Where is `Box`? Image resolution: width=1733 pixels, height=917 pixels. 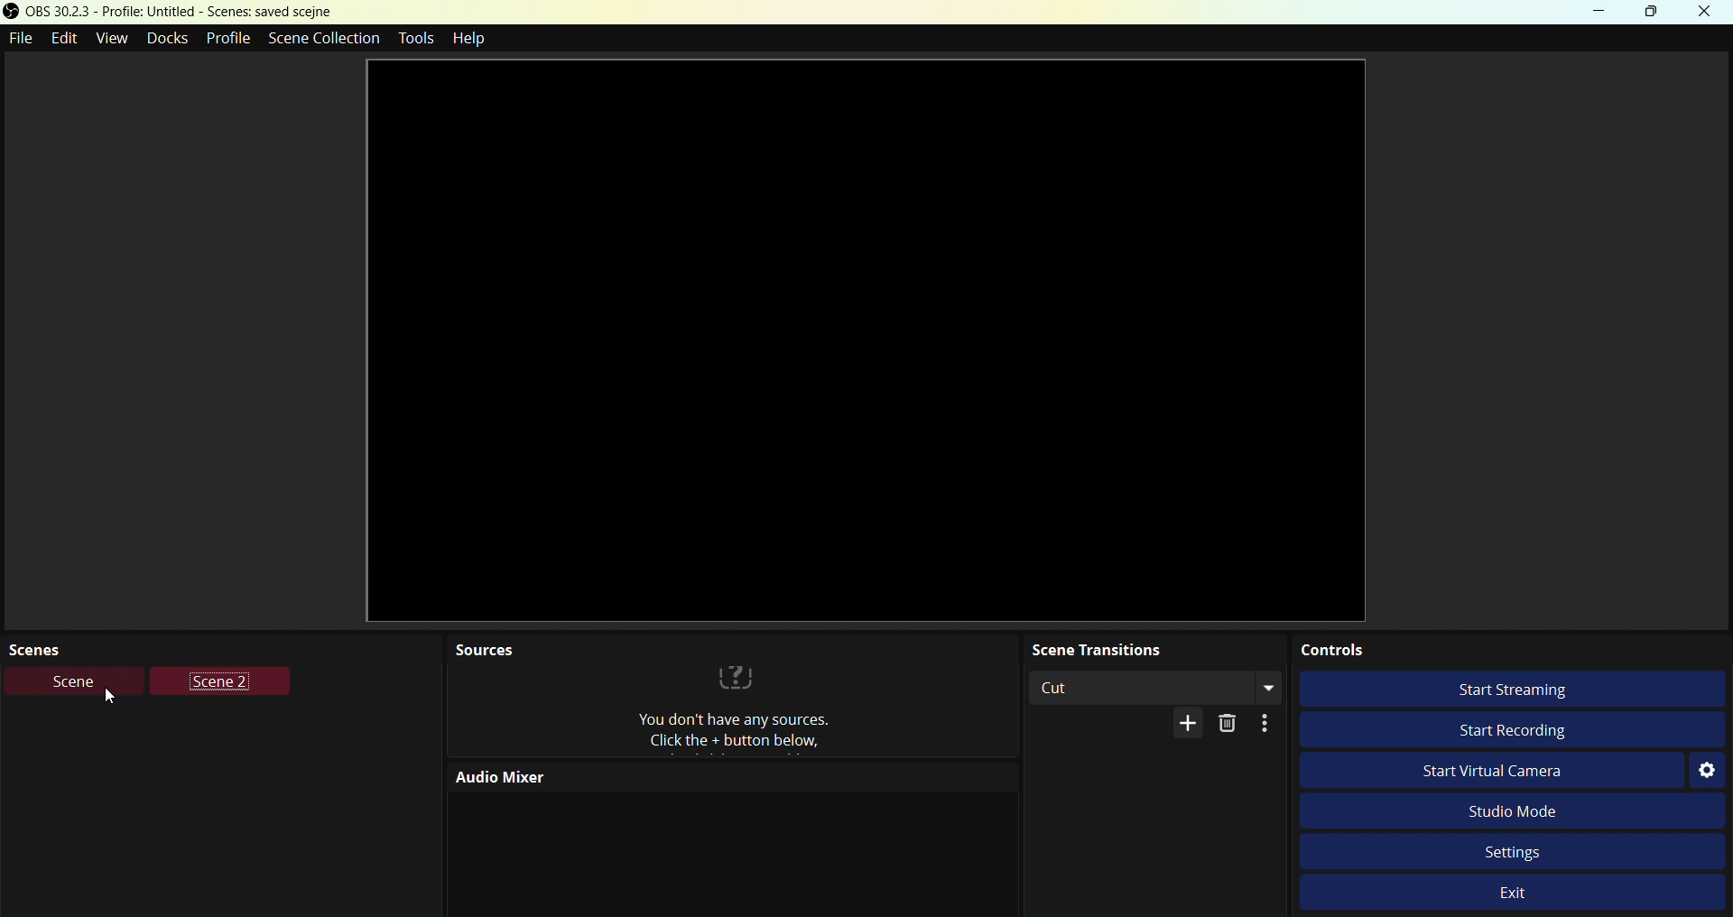 Box is located at coordinates (1658, 14).